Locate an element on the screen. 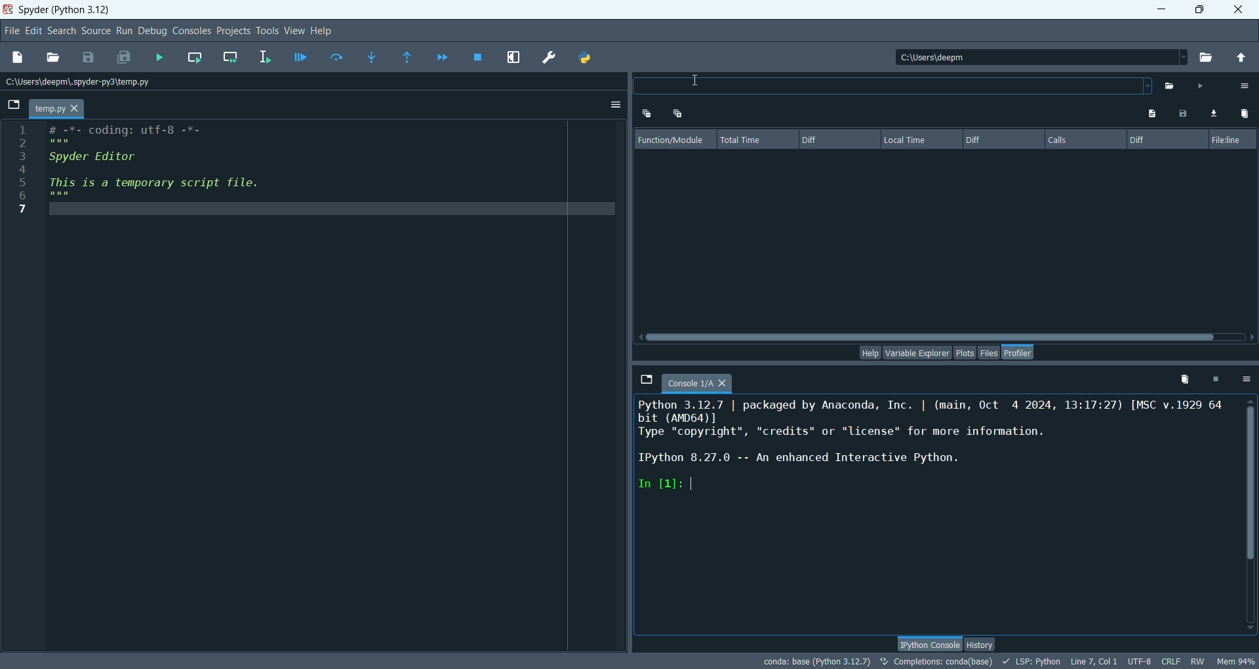 This screenshot has height=669, width=1259. run current cell and go to next one is located at coordinates (233, 56).